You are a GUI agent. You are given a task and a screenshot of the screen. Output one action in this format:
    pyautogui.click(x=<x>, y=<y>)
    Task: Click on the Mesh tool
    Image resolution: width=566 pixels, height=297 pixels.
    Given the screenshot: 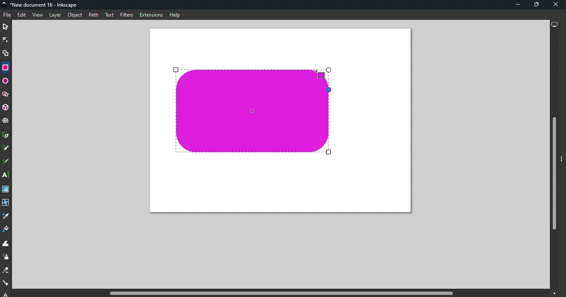 What is the action you would take?
    pyautogui.click(x=6, y=203)
    